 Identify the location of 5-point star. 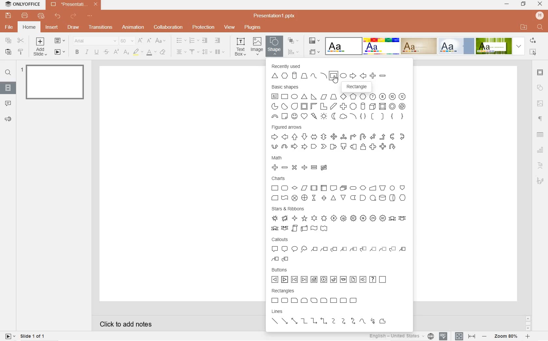
(304, 219).